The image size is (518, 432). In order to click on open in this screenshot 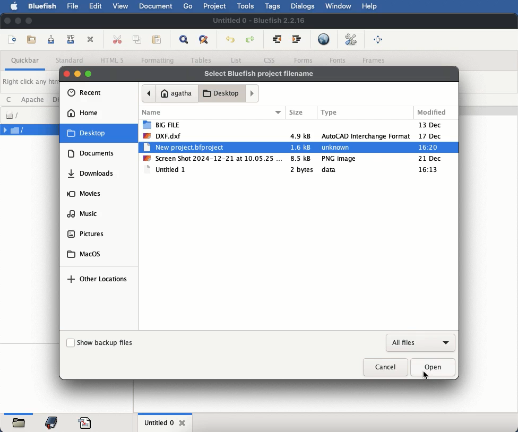, I will do `click(433, 366)`.